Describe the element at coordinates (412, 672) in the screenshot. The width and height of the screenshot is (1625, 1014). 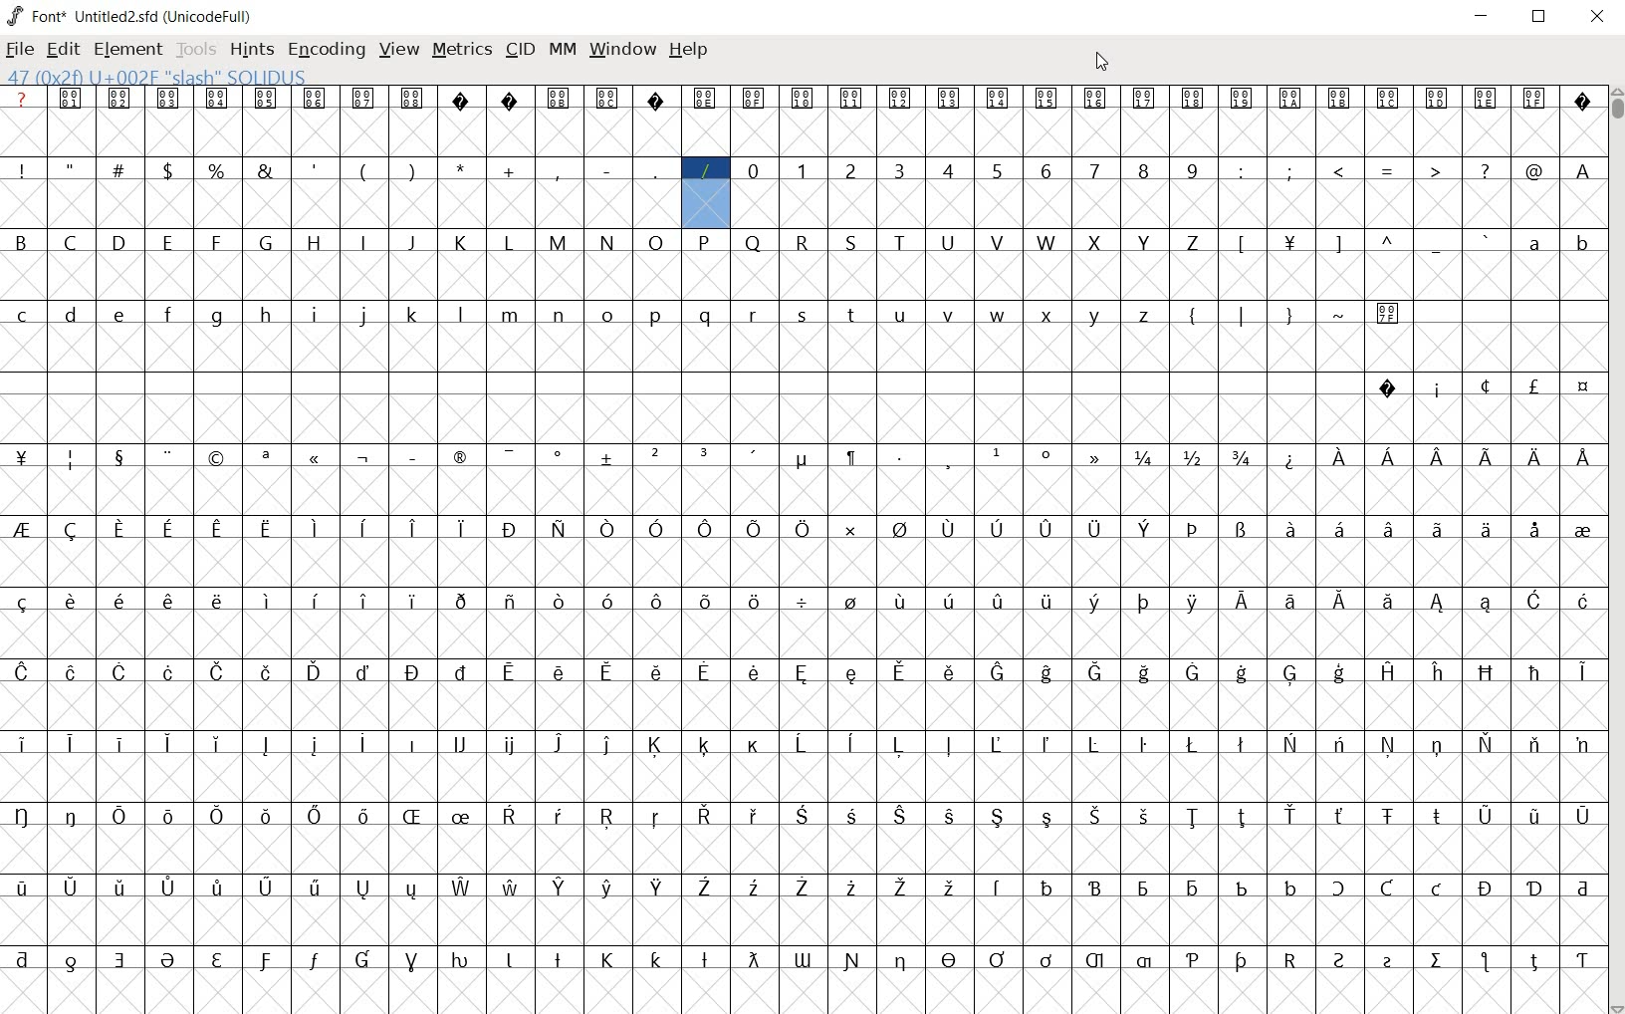
I see `glyph` at that location.